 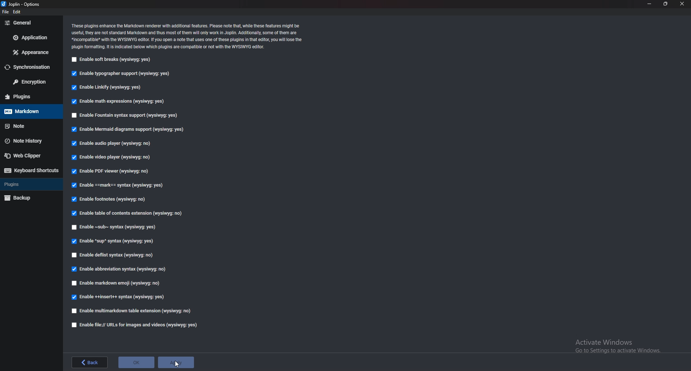 What do you see at coordinates (116, 255) in the screenshot?
I see `enable deflist syntax` at bounding box center [116, 255].